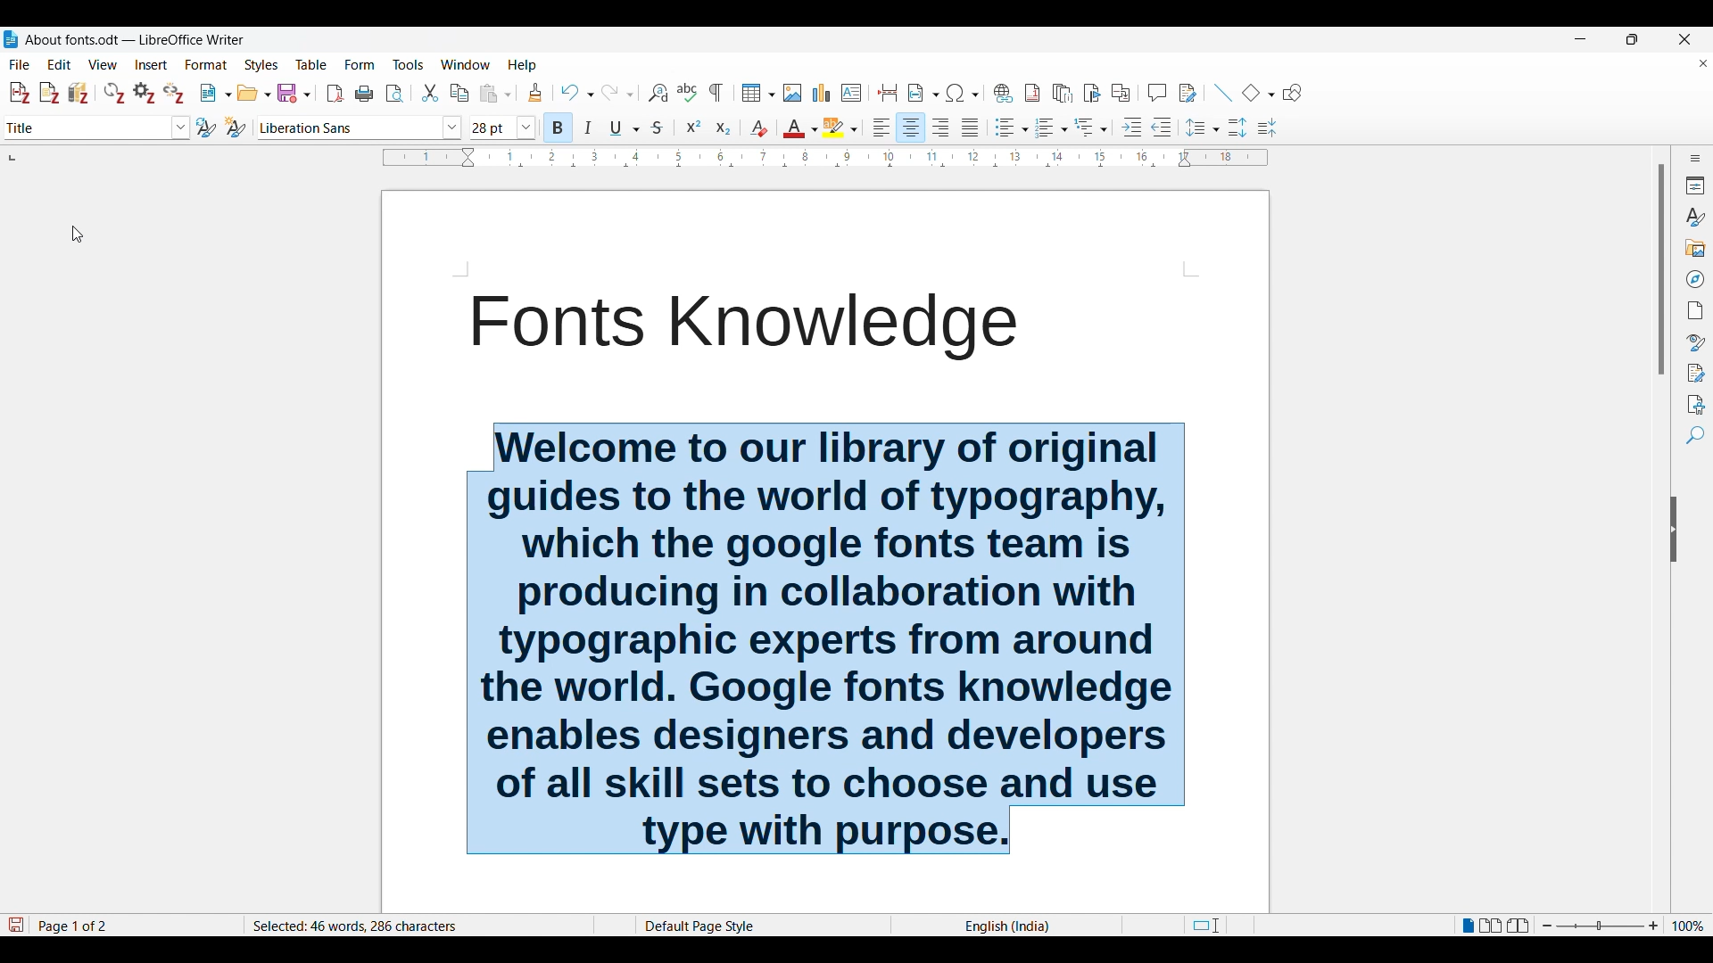 This screenshot has width=1713, height=963. What do you see at coordinates (364, 94) in the screenshot?
I see `Print` at bounding box center [364, 94].